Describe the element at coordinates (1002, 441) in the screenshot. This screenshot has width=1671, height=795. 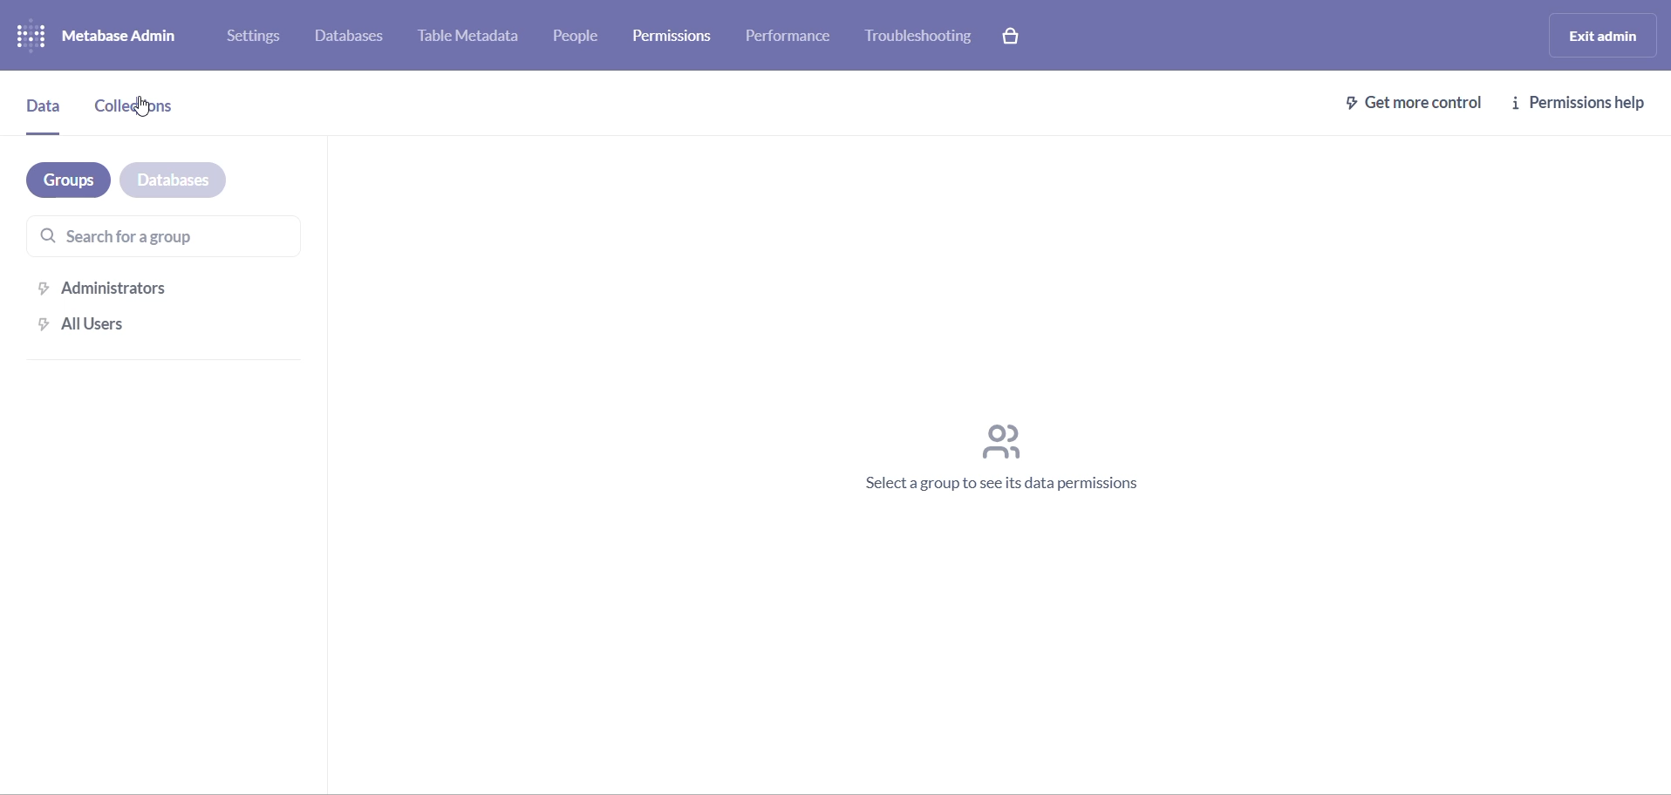
I see `icon` at that location.